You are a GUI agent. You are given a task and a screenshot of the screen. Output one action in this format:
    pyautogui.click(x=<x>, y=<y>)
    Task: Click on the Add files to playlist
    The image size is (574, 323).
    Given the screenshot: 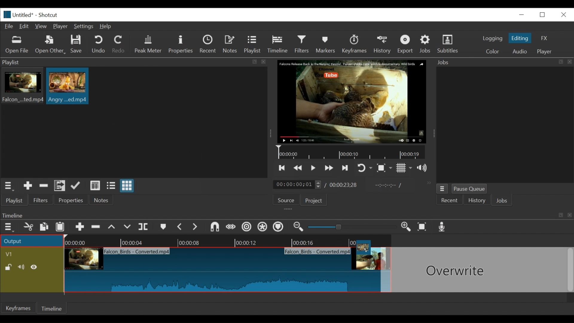 What is the action you would take?
    pyautogui.click(x=60, y=187)
    